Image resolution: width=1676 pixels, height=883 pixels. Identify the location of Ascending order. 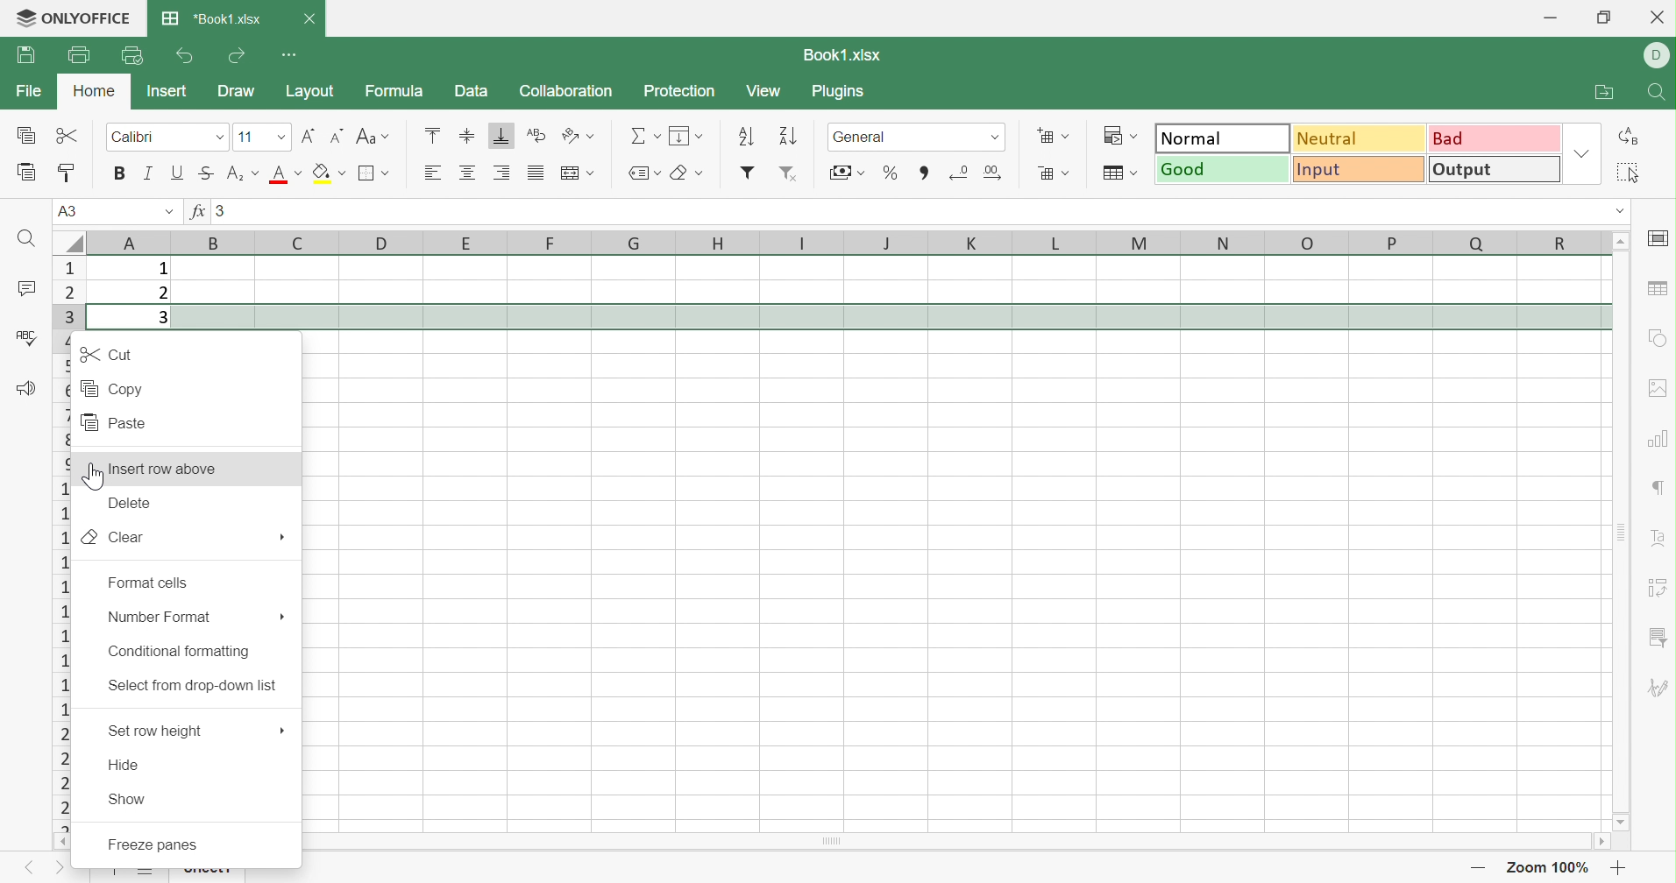
(745, 134).